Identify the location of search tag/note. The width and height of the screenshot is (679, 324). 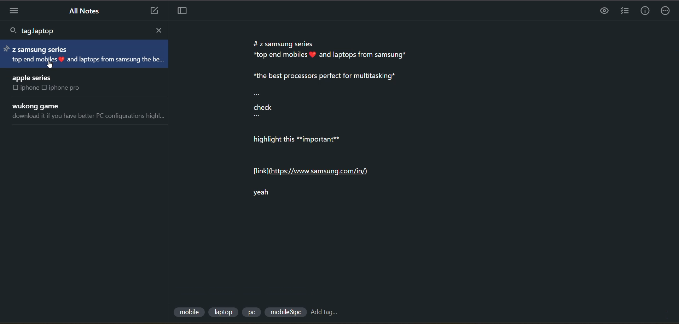
(33, 31).